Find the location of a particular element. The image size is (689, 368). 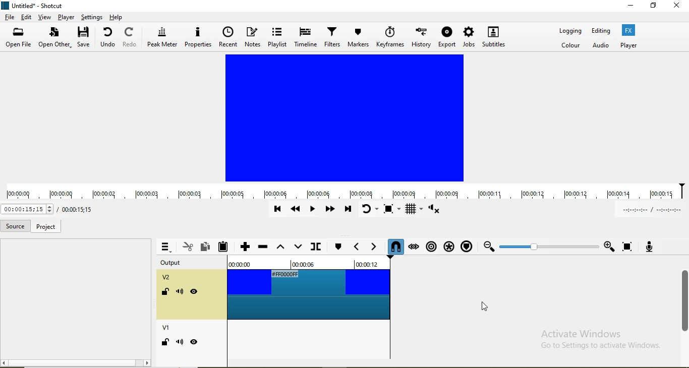

Skip to the next point  is located at coordinates (348, 210).